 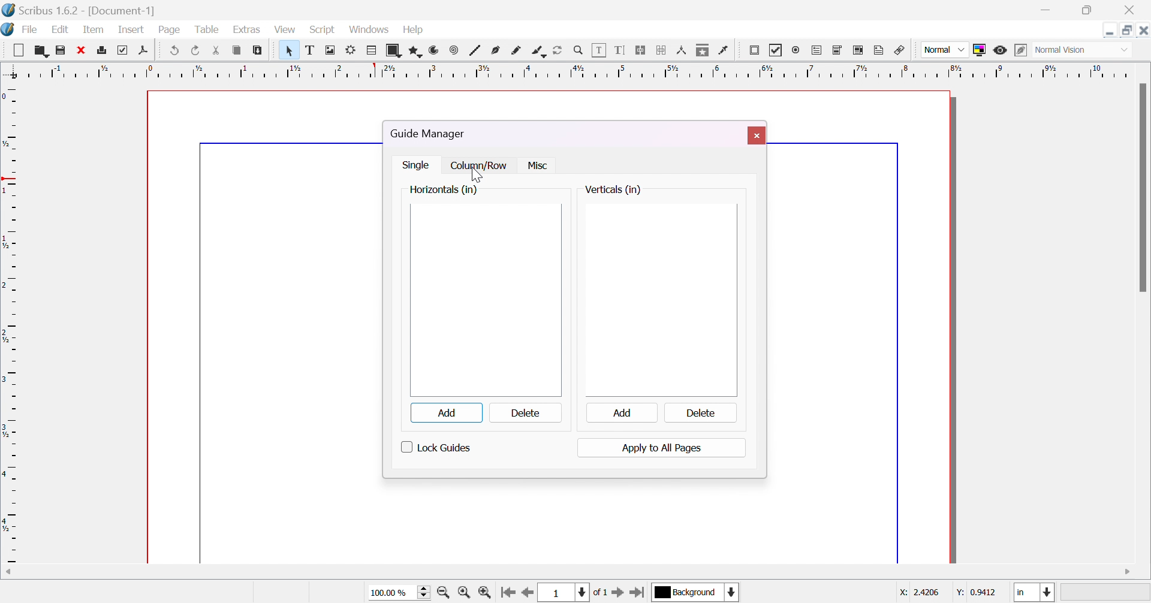 What do you see at coordinates (82, 50) in the screenshot?
I see `close` at bounding box center [82, 50].